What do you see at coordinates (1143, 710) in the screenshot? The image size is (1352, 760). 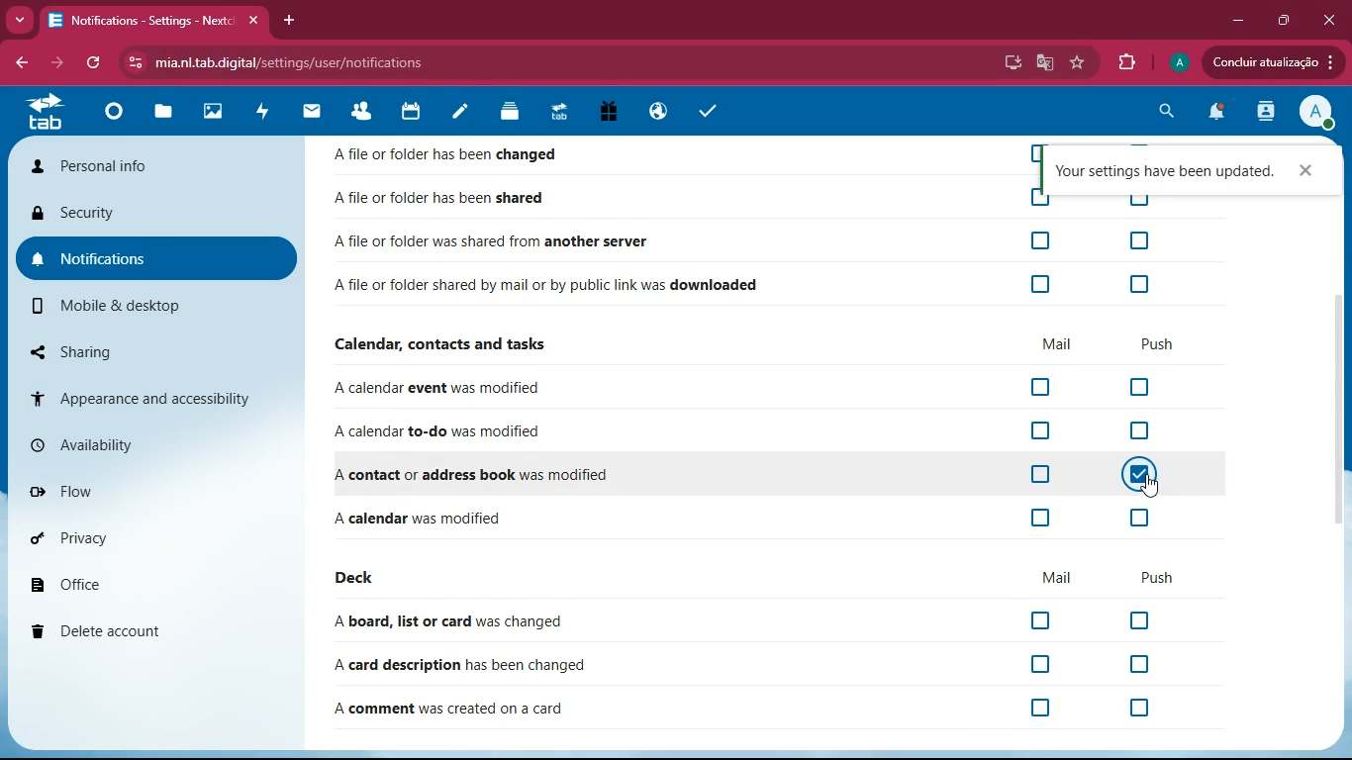 I see `off` at bounding box center [1143, 710].